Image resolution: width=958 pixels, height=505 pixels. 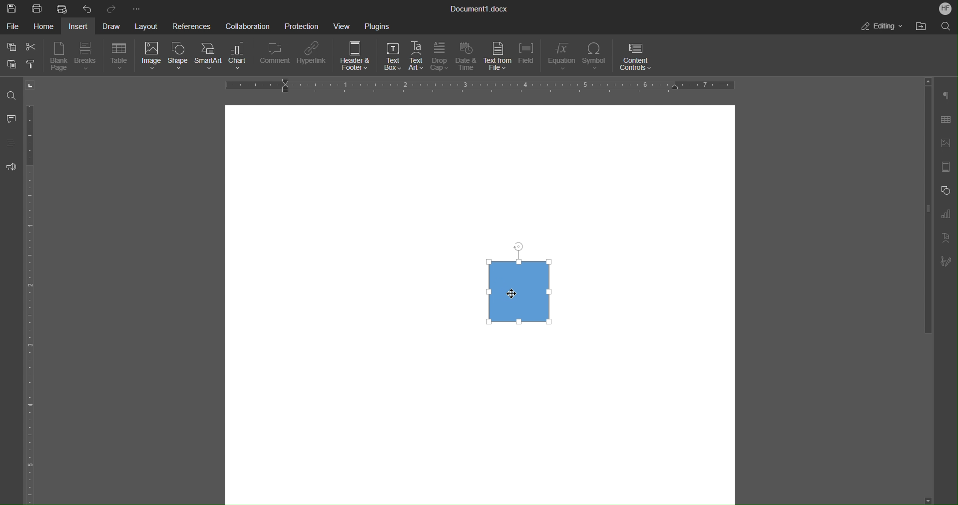 What do you see at coordinates (87, 57) in the screenshot?
I see `Breaks` at bounding box center [87, 57].